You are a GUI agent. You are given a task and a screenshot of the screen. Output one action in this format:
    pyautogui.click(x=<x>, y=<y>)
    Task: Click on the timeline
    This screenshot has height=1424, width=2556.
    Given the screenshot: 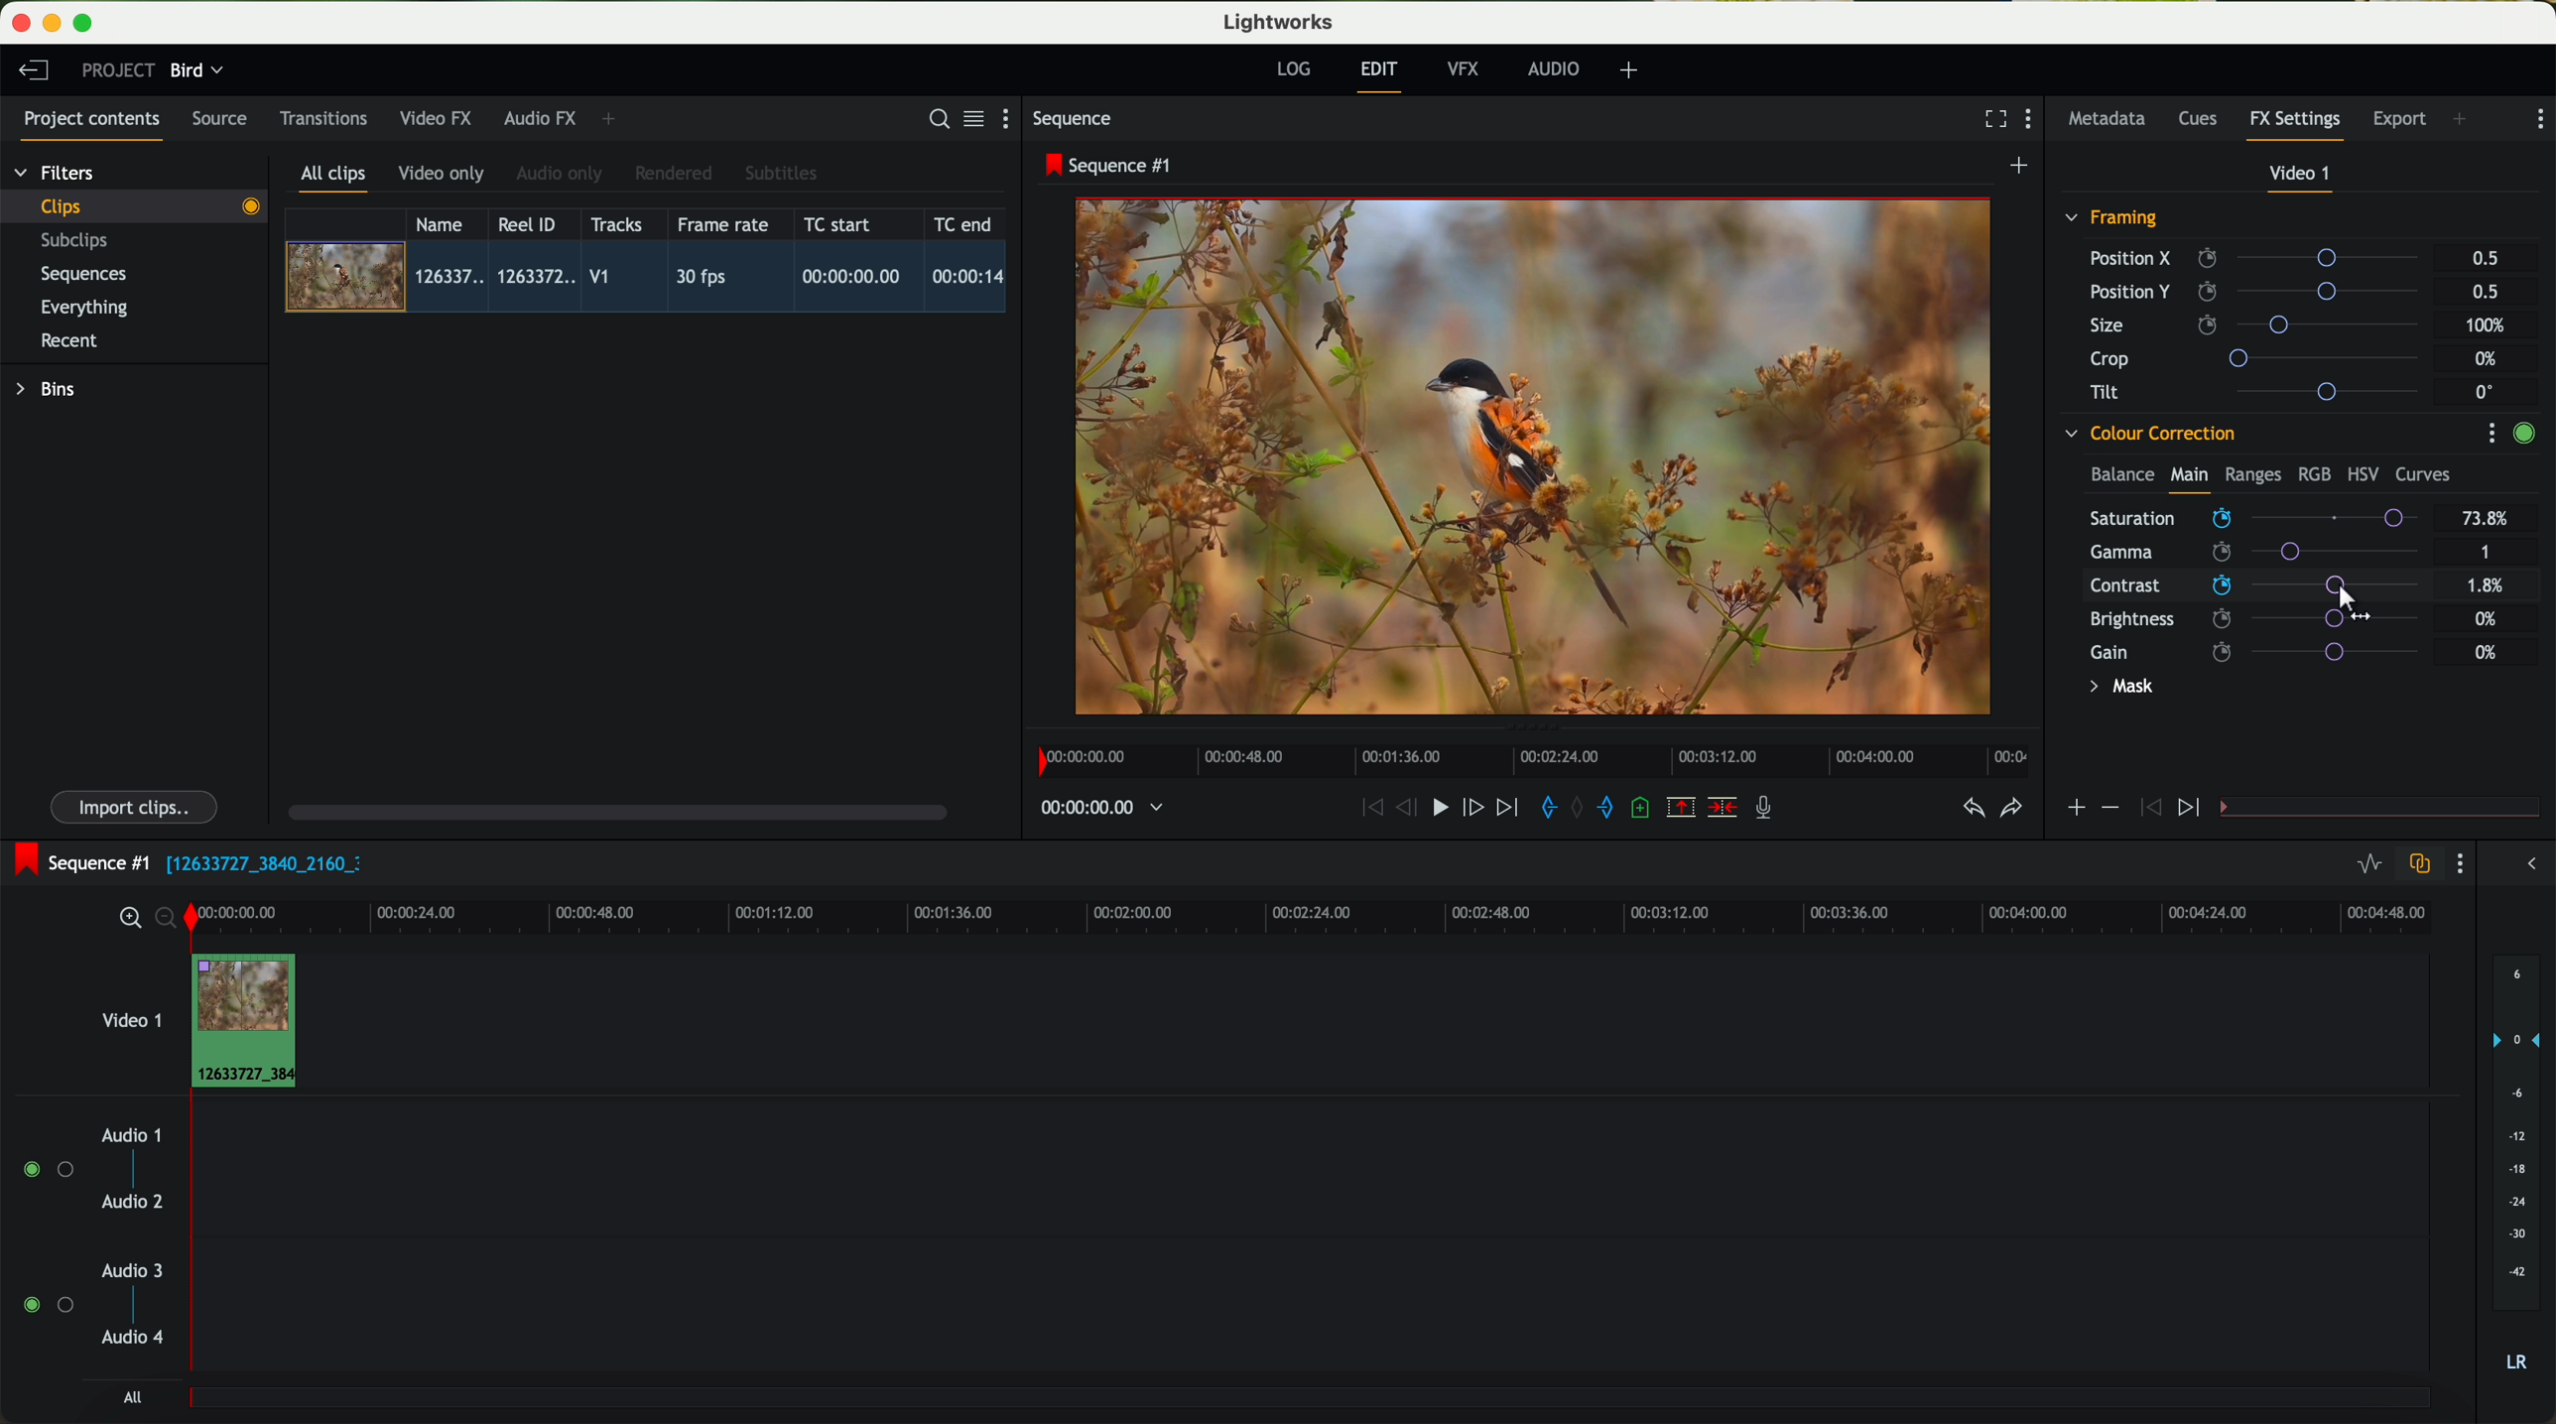 What is the action you would take?
    pyautogui.click(x=1091, y=809)
    